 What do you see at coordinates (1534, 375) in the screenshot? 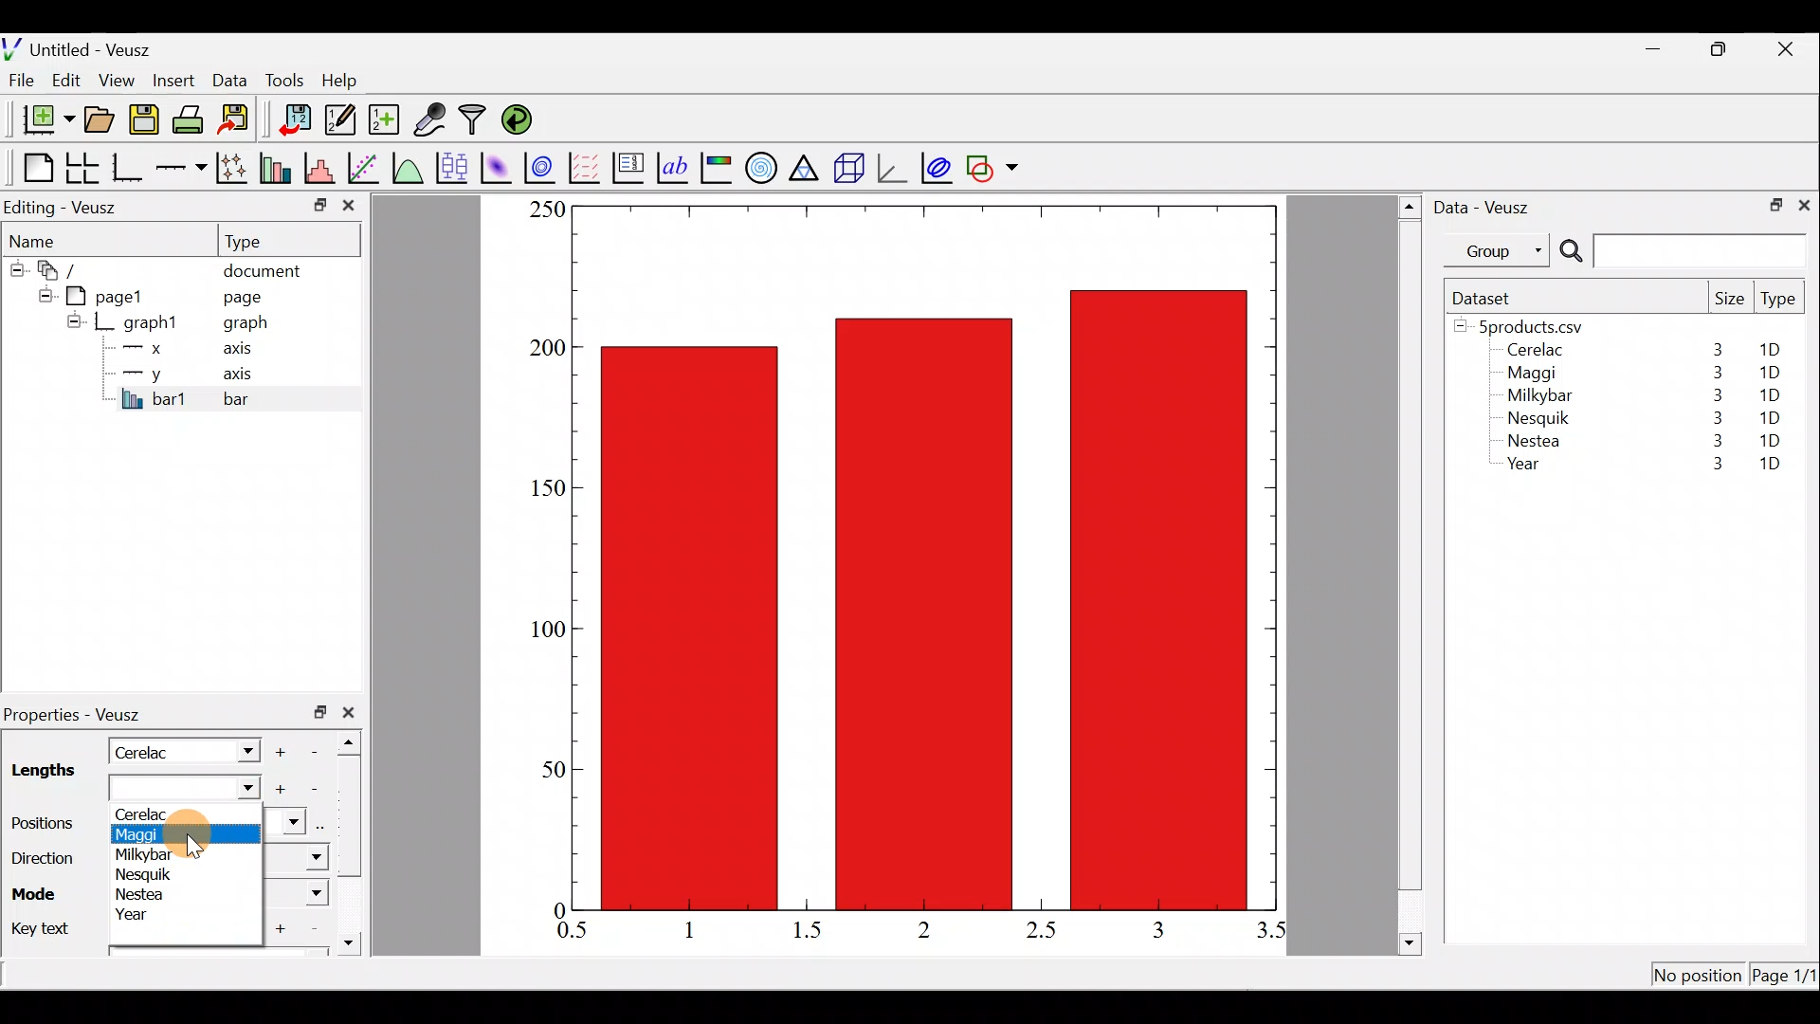
I see `Maggi` at bounding box center [1534, 375].